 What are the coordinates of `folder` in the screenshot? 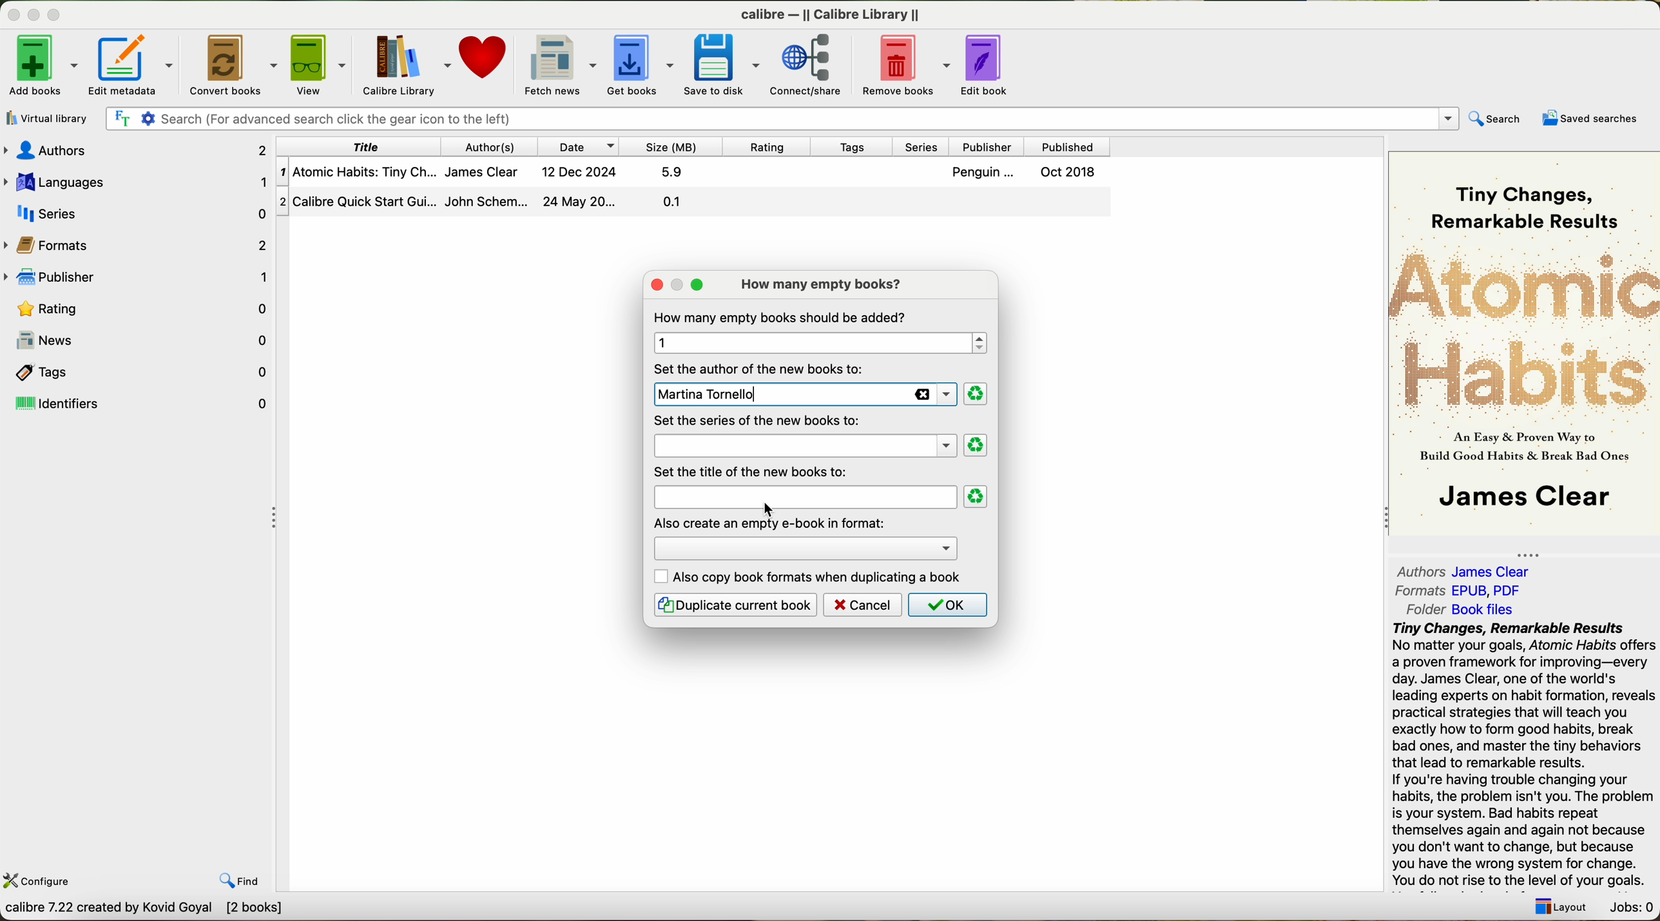 It's located at (1458, 610).